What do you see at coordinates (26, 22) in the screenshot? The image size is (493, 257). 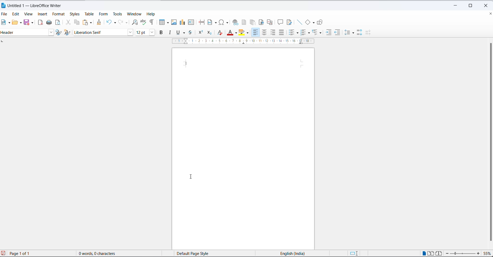 I see `save` at bounding box center [26, 22].